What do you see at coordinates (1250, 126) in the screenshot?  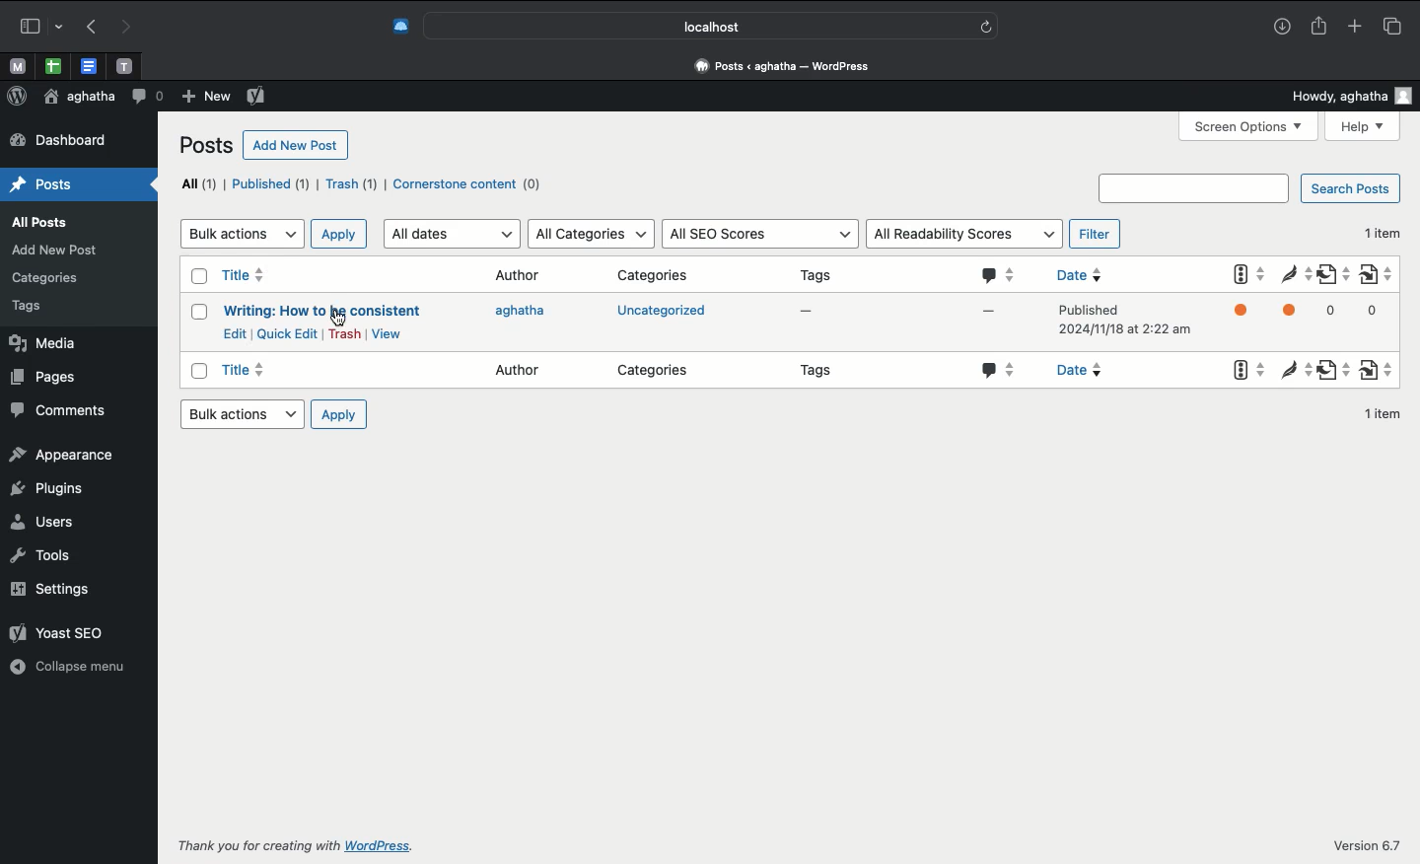 I see `Screen options` at bounding box center [1250, 126].